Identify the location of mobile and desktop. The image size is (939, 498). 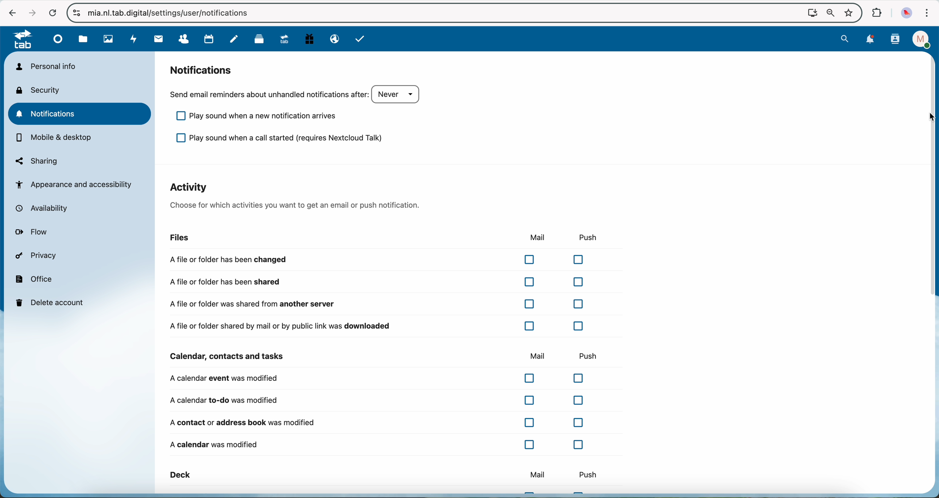
(55, 138).